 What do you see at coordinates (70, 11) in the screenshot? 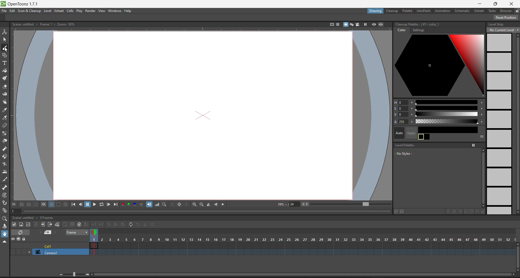
I see `cells` at bounding box center [70, 11].